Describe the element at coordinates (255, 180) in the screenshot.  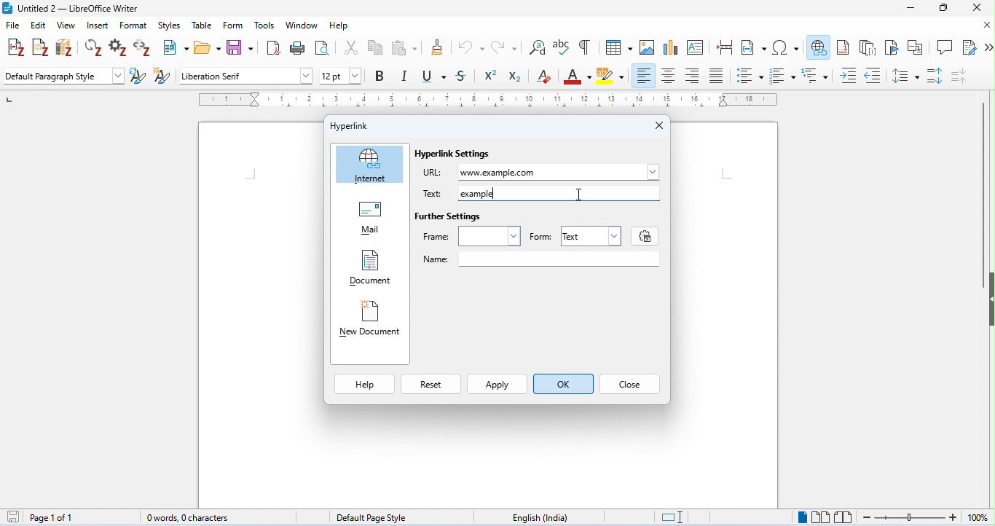
I see `typing cursor` at that location.